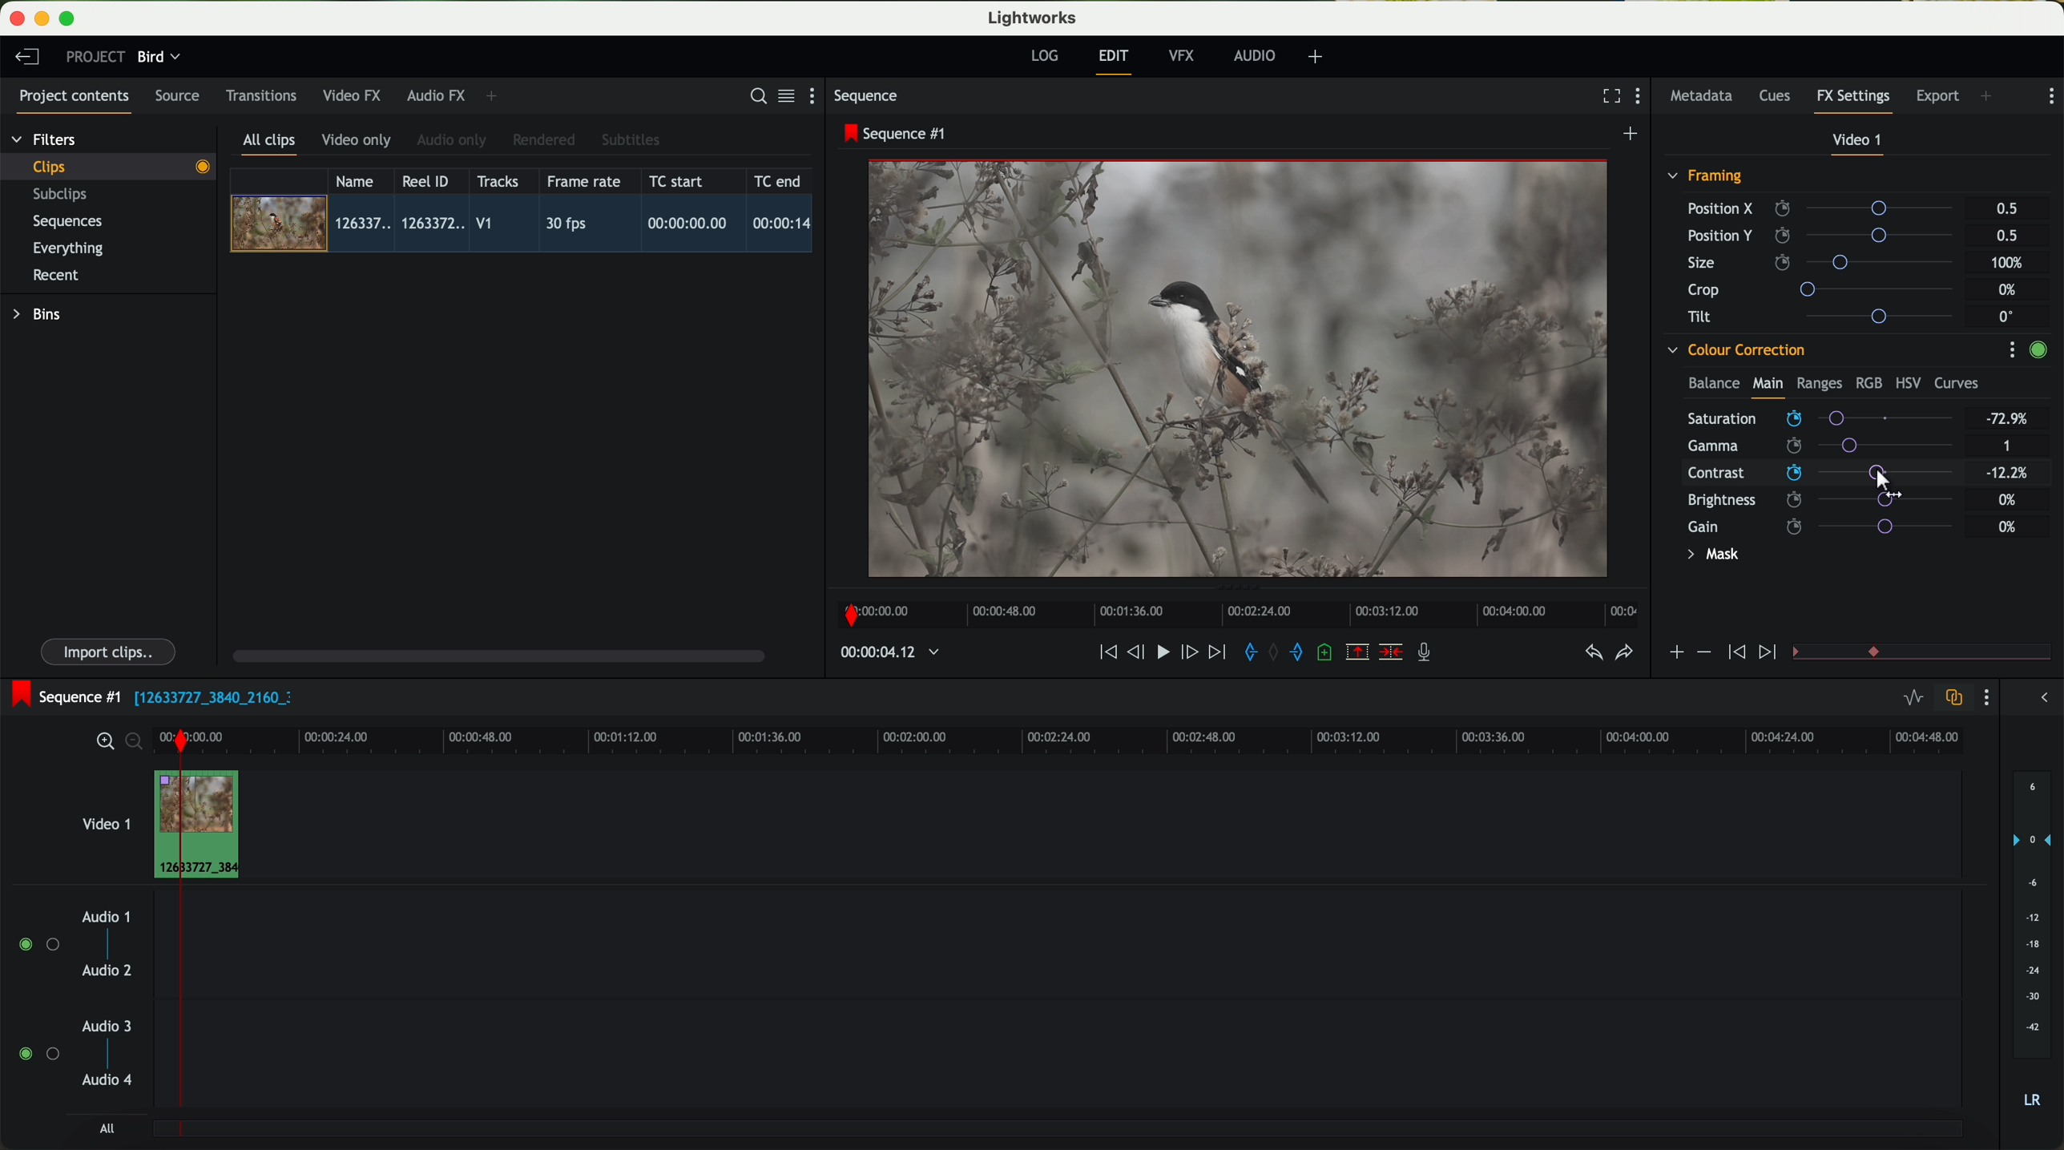 The width and height of the screenshot is (2064, 1150). Describe the element at coordinates (1957, 384) in the screenshot. I see `curves` at that location.